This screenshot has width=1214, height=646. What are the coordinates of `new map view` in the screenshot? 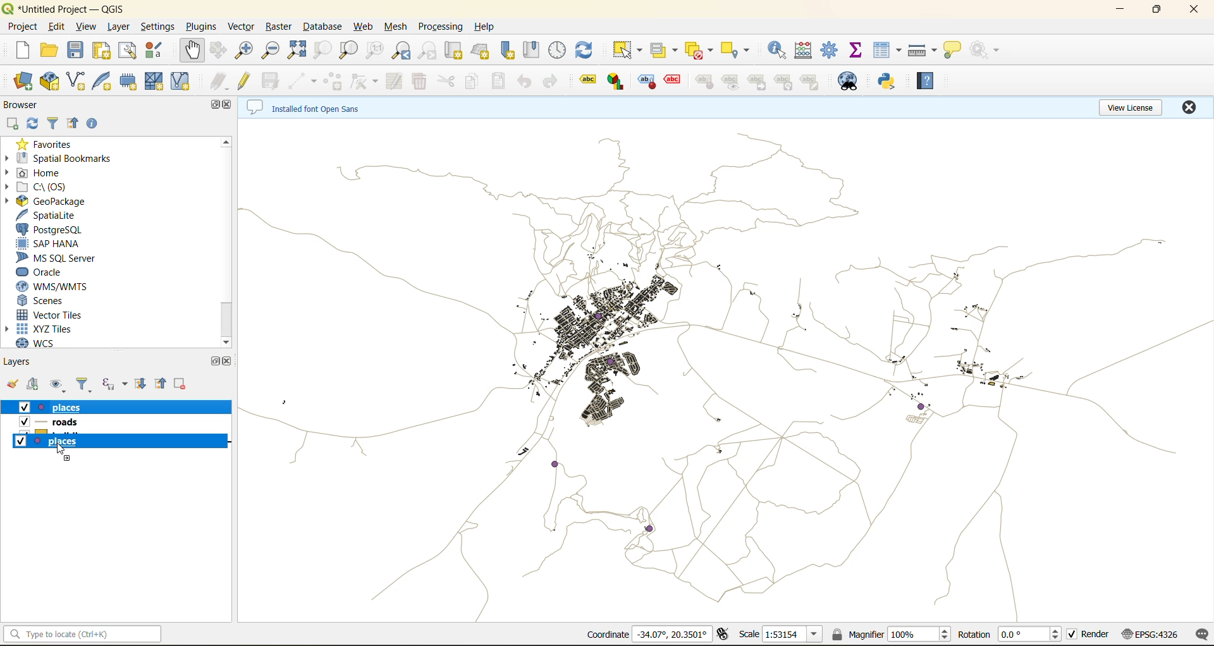 It's located at (455, 51).